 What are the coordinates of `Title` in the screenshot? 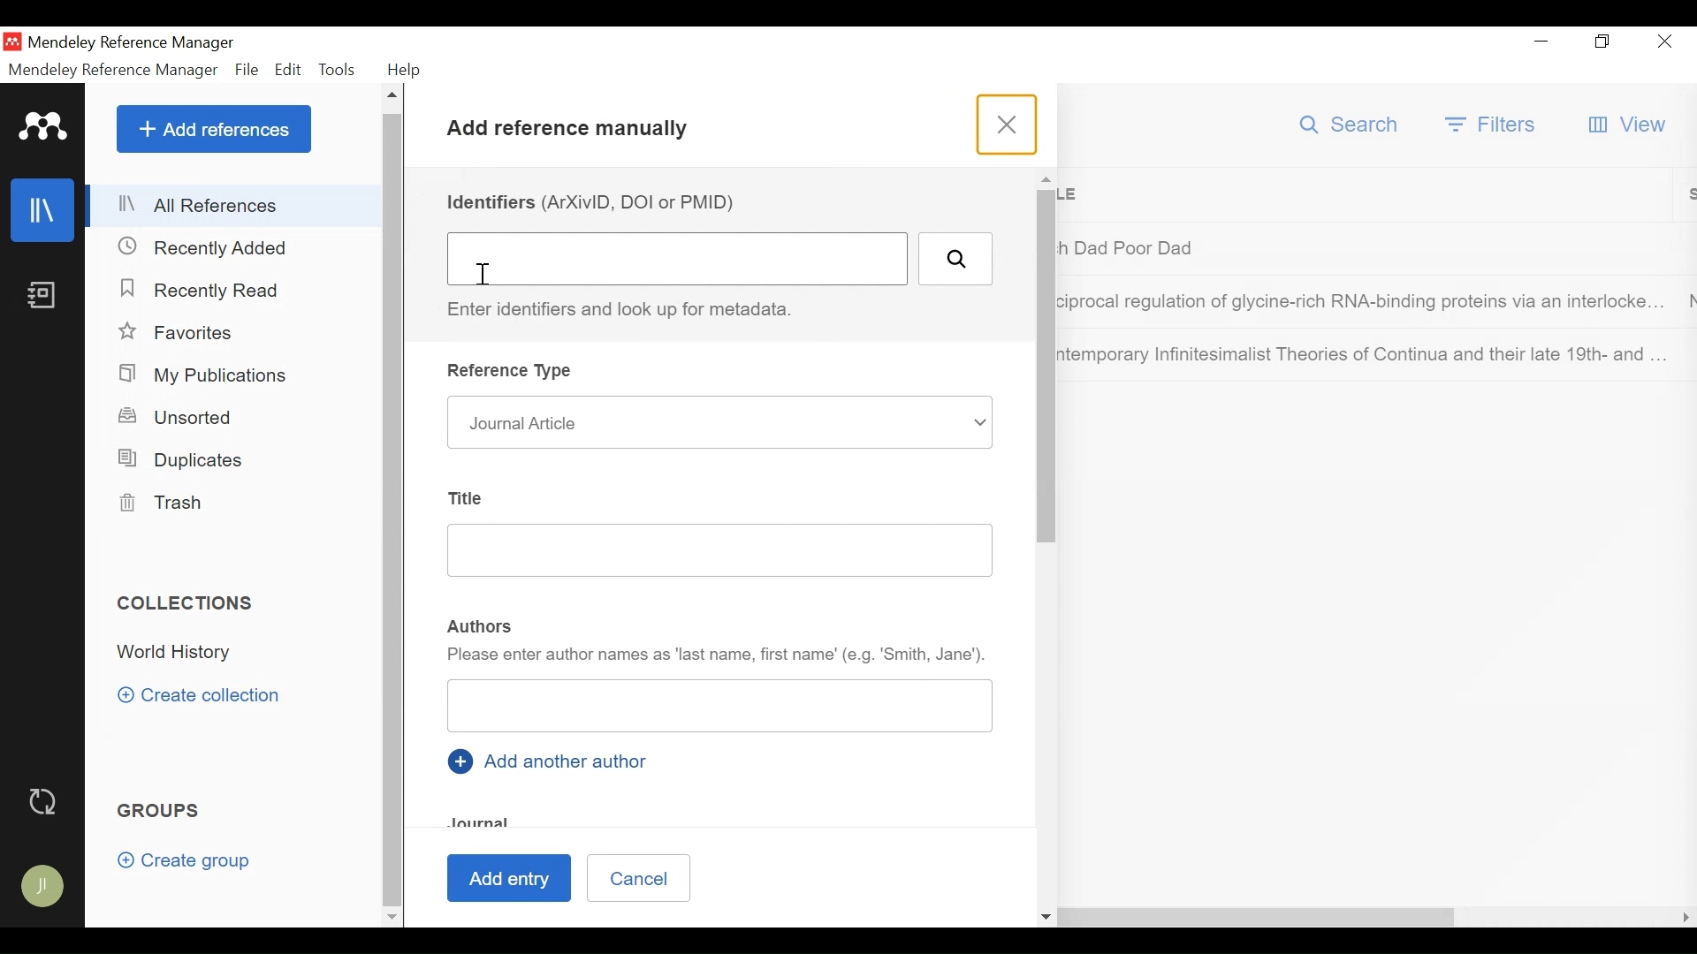 It's located at (467, 496).